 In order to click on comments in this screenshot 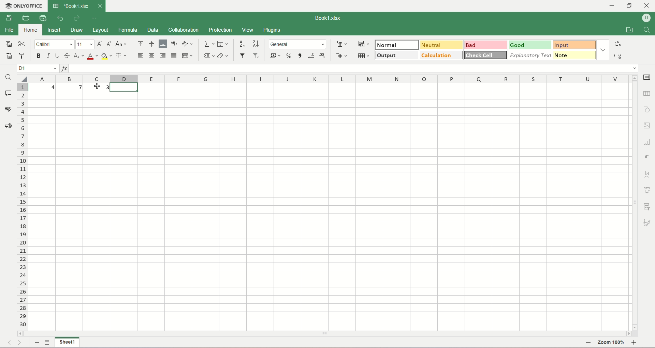, I will do `click(8, 93)`.